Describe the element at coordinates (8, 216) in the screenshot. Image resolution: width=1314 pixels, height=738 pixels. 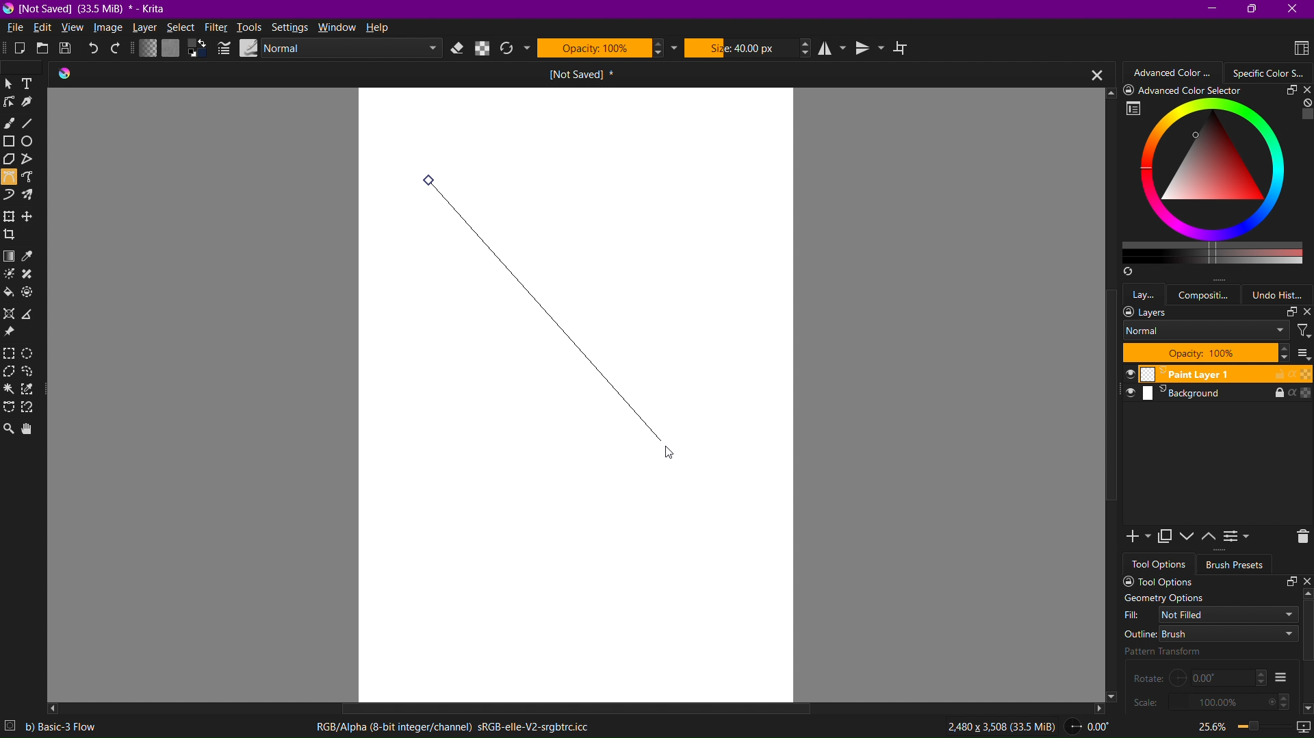
I see `Transform a layer or selection` at that location.